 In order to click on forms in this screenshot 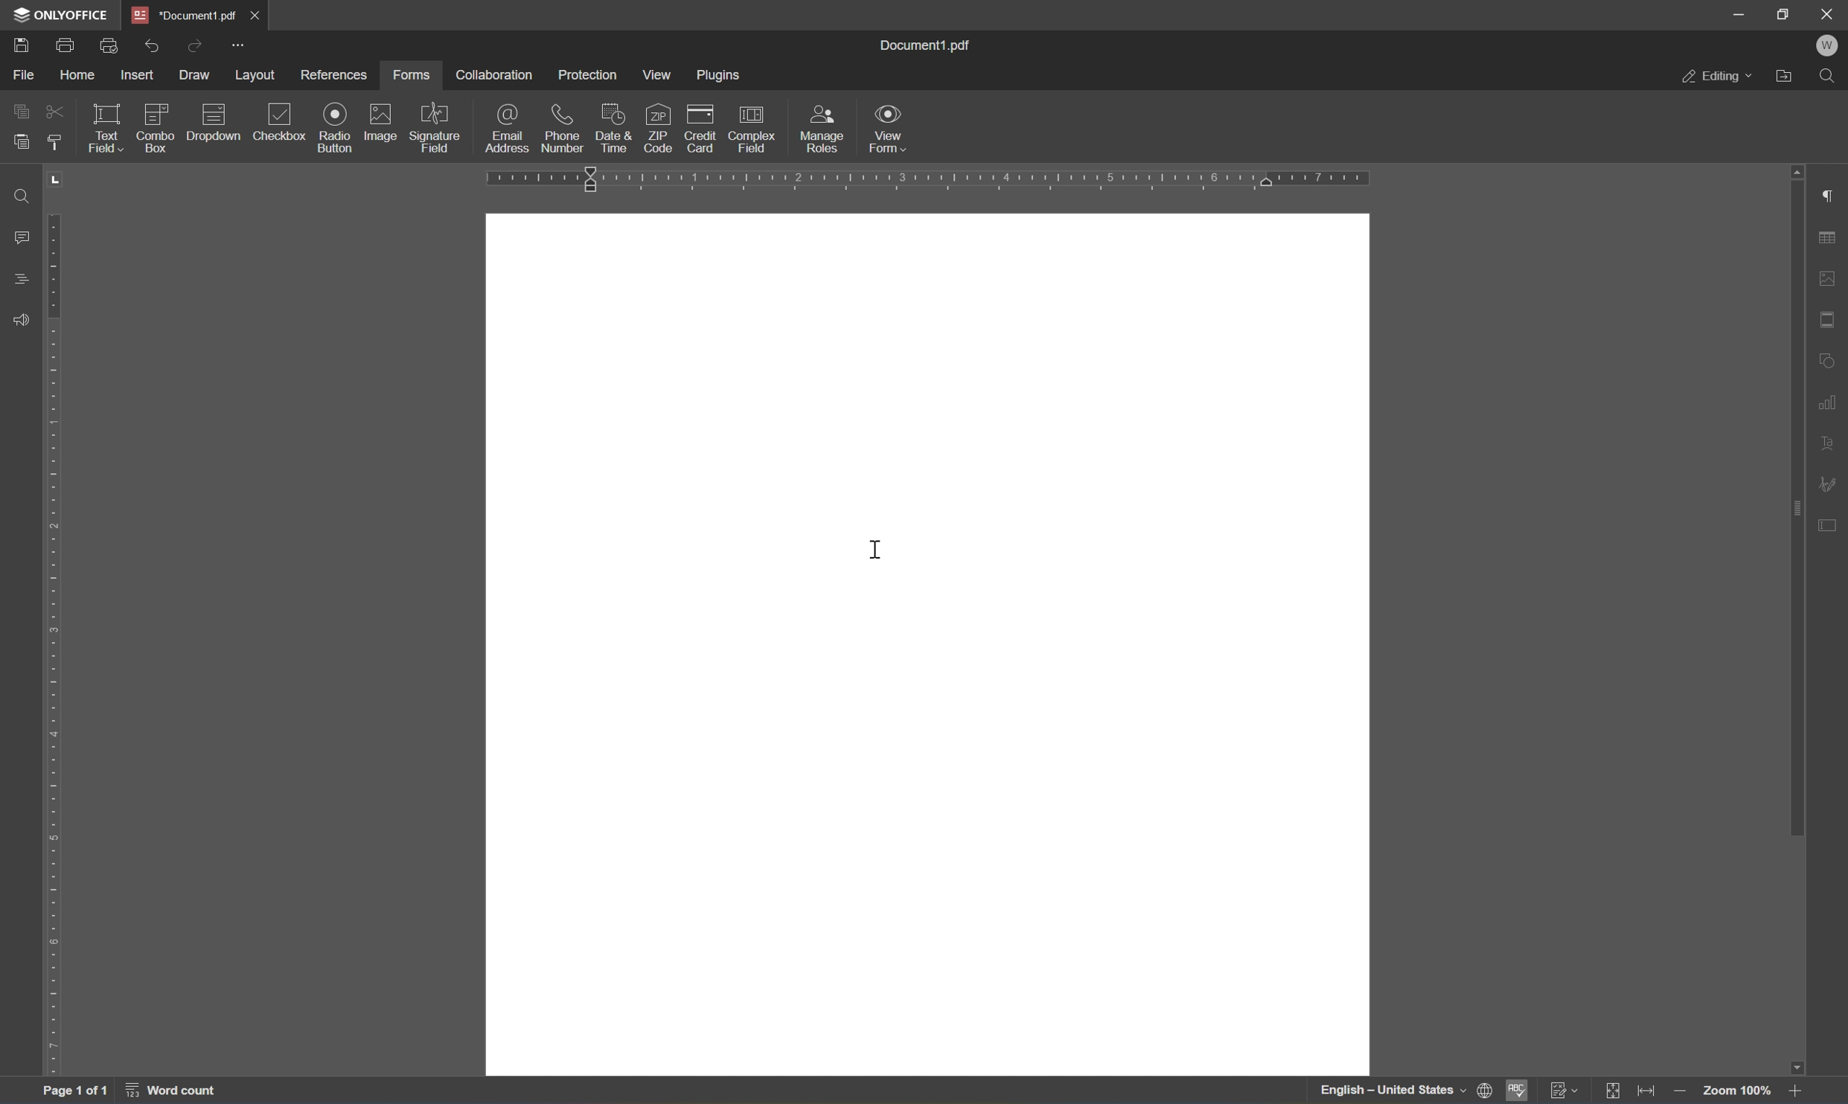, I will do `click(413, 75)`.